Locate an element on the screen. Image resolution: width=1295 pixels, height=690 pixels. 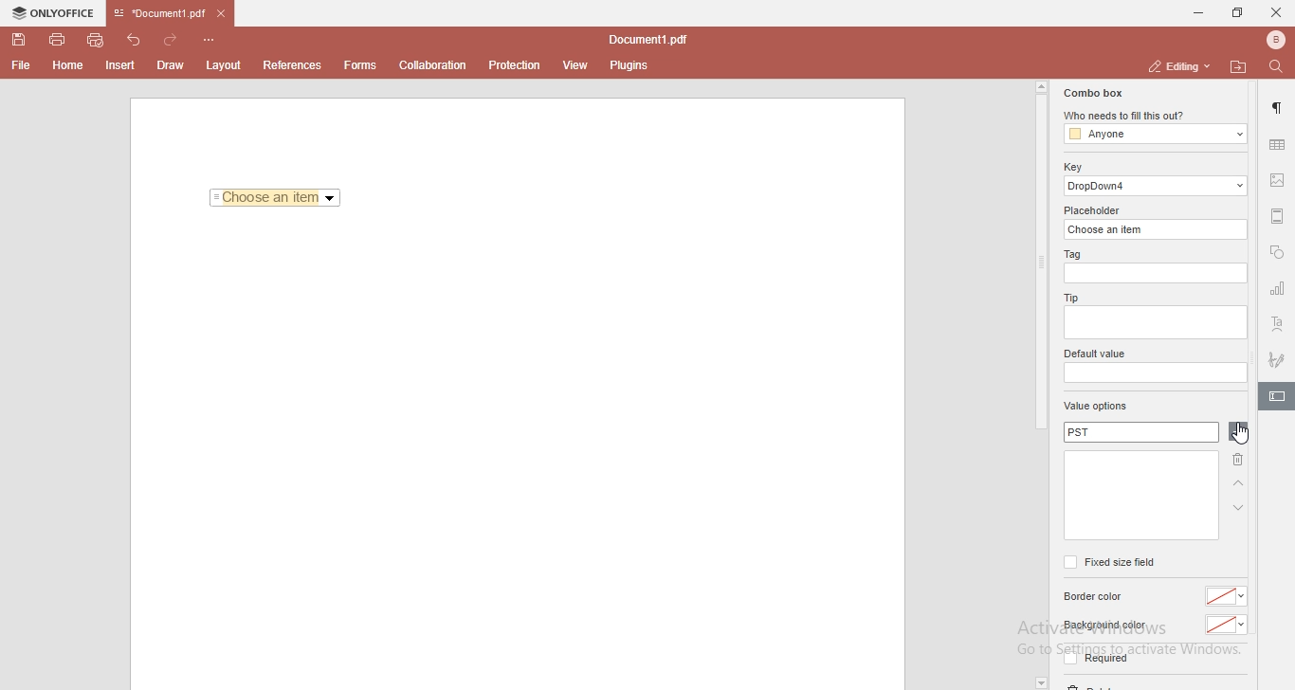
close is located at coordinates (1276, 11).